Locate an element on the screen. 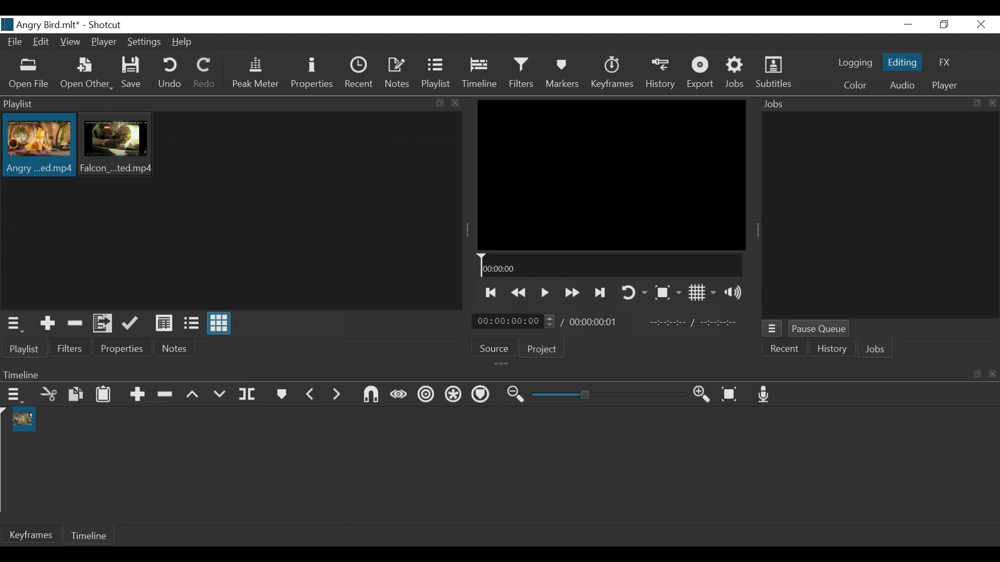 The width and height of the screenshot is (1000, 562). History is located at coordinates (660, 75).